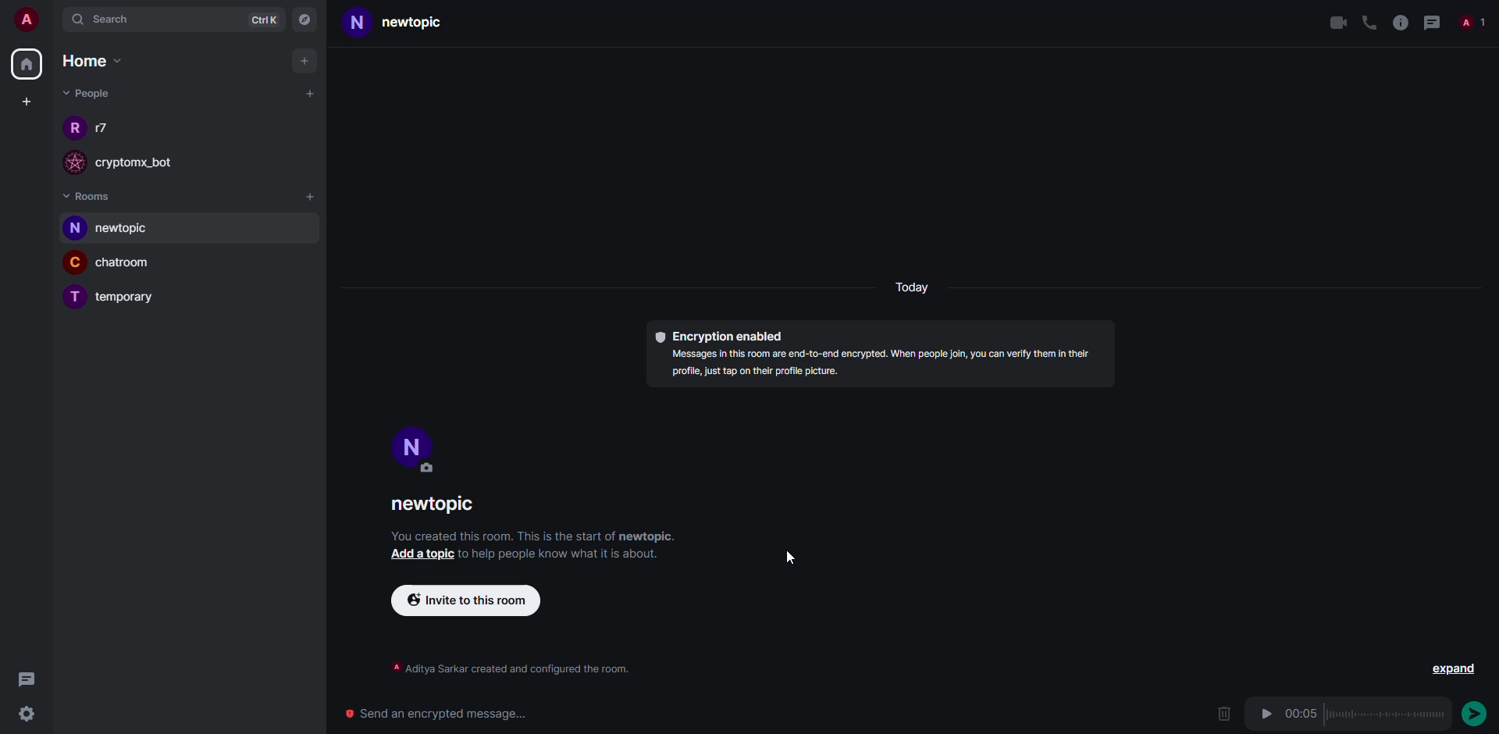 The width and height of the screenshot is (1499, 734). What do you see at coordinates (1221, 714) in the screenshot?
I see `delete` at bounding box center [1221, 714].